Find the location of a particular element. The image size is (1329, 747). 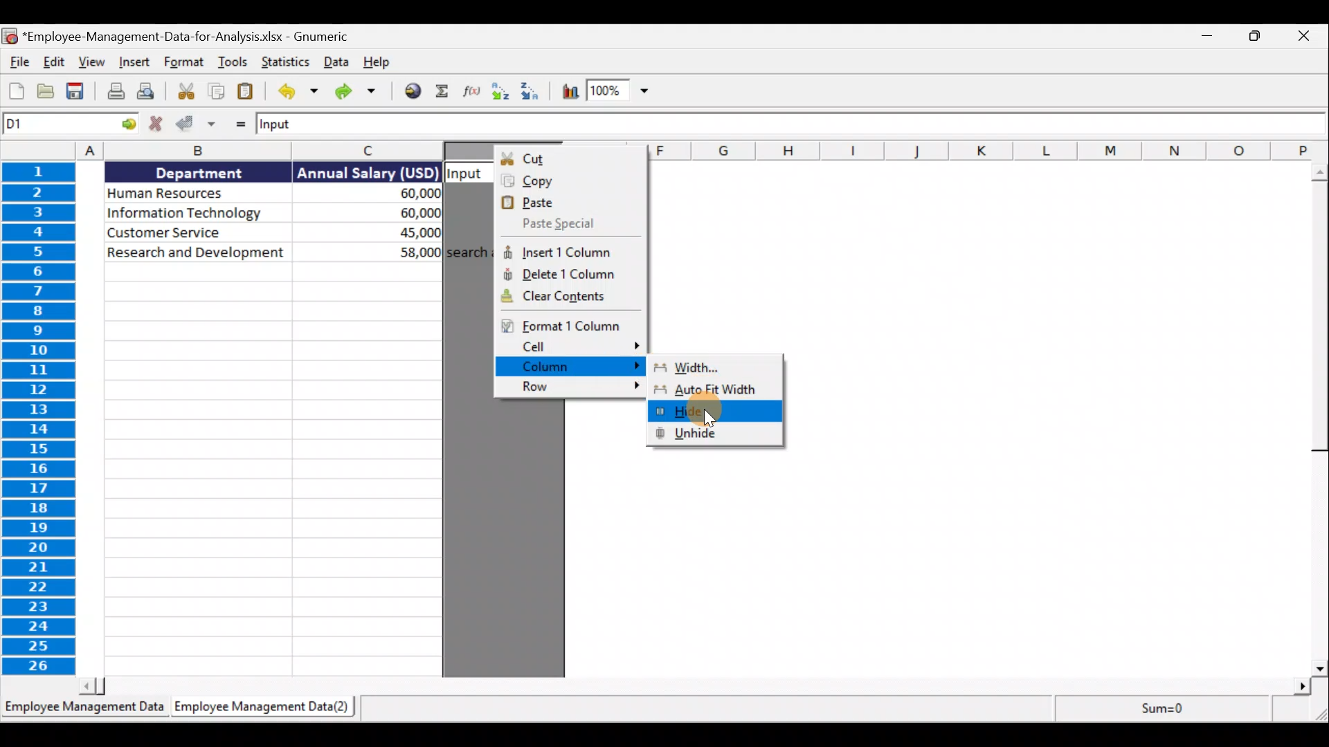

Sum into the current cell is located at coordinates (442, 93).